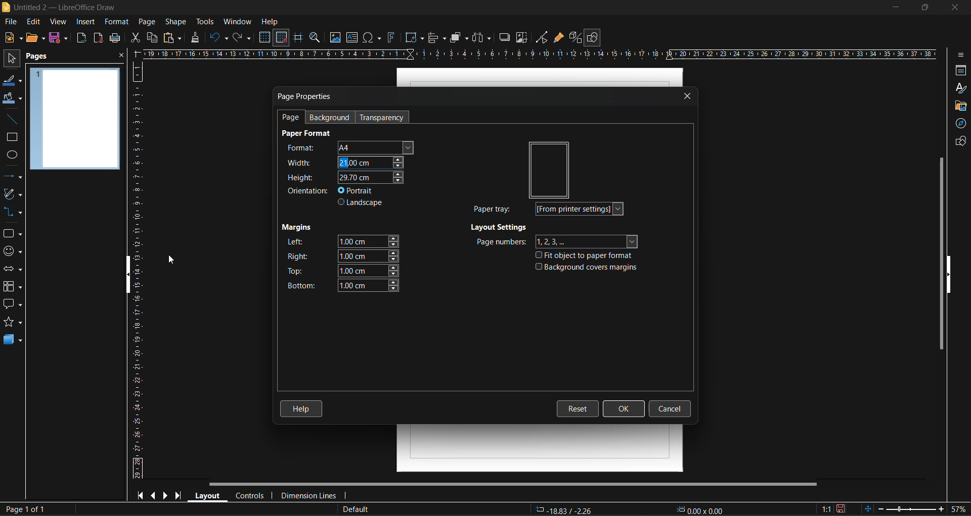 The height and width of the screenshot is (516, 971). I want to click on insert line, so click(10, 120).